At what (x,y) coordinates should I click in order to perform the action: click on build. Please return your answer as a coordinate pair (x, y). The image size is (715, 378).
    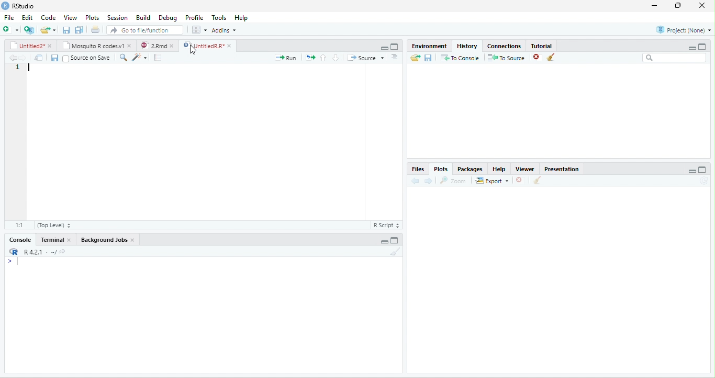
    Looking at the image, I should click on (143, 17).